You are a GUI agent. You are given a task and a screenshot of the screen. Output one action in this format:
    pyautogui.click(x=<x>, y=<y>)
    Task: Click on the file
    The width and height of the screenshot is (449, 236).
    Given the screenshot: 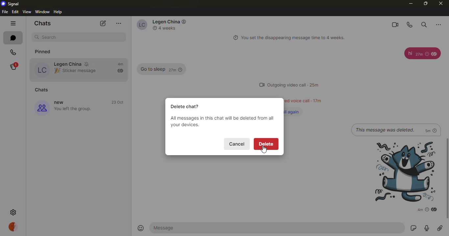 What is the action you would take?
    pyautogui.click(x=5, y=12)
    